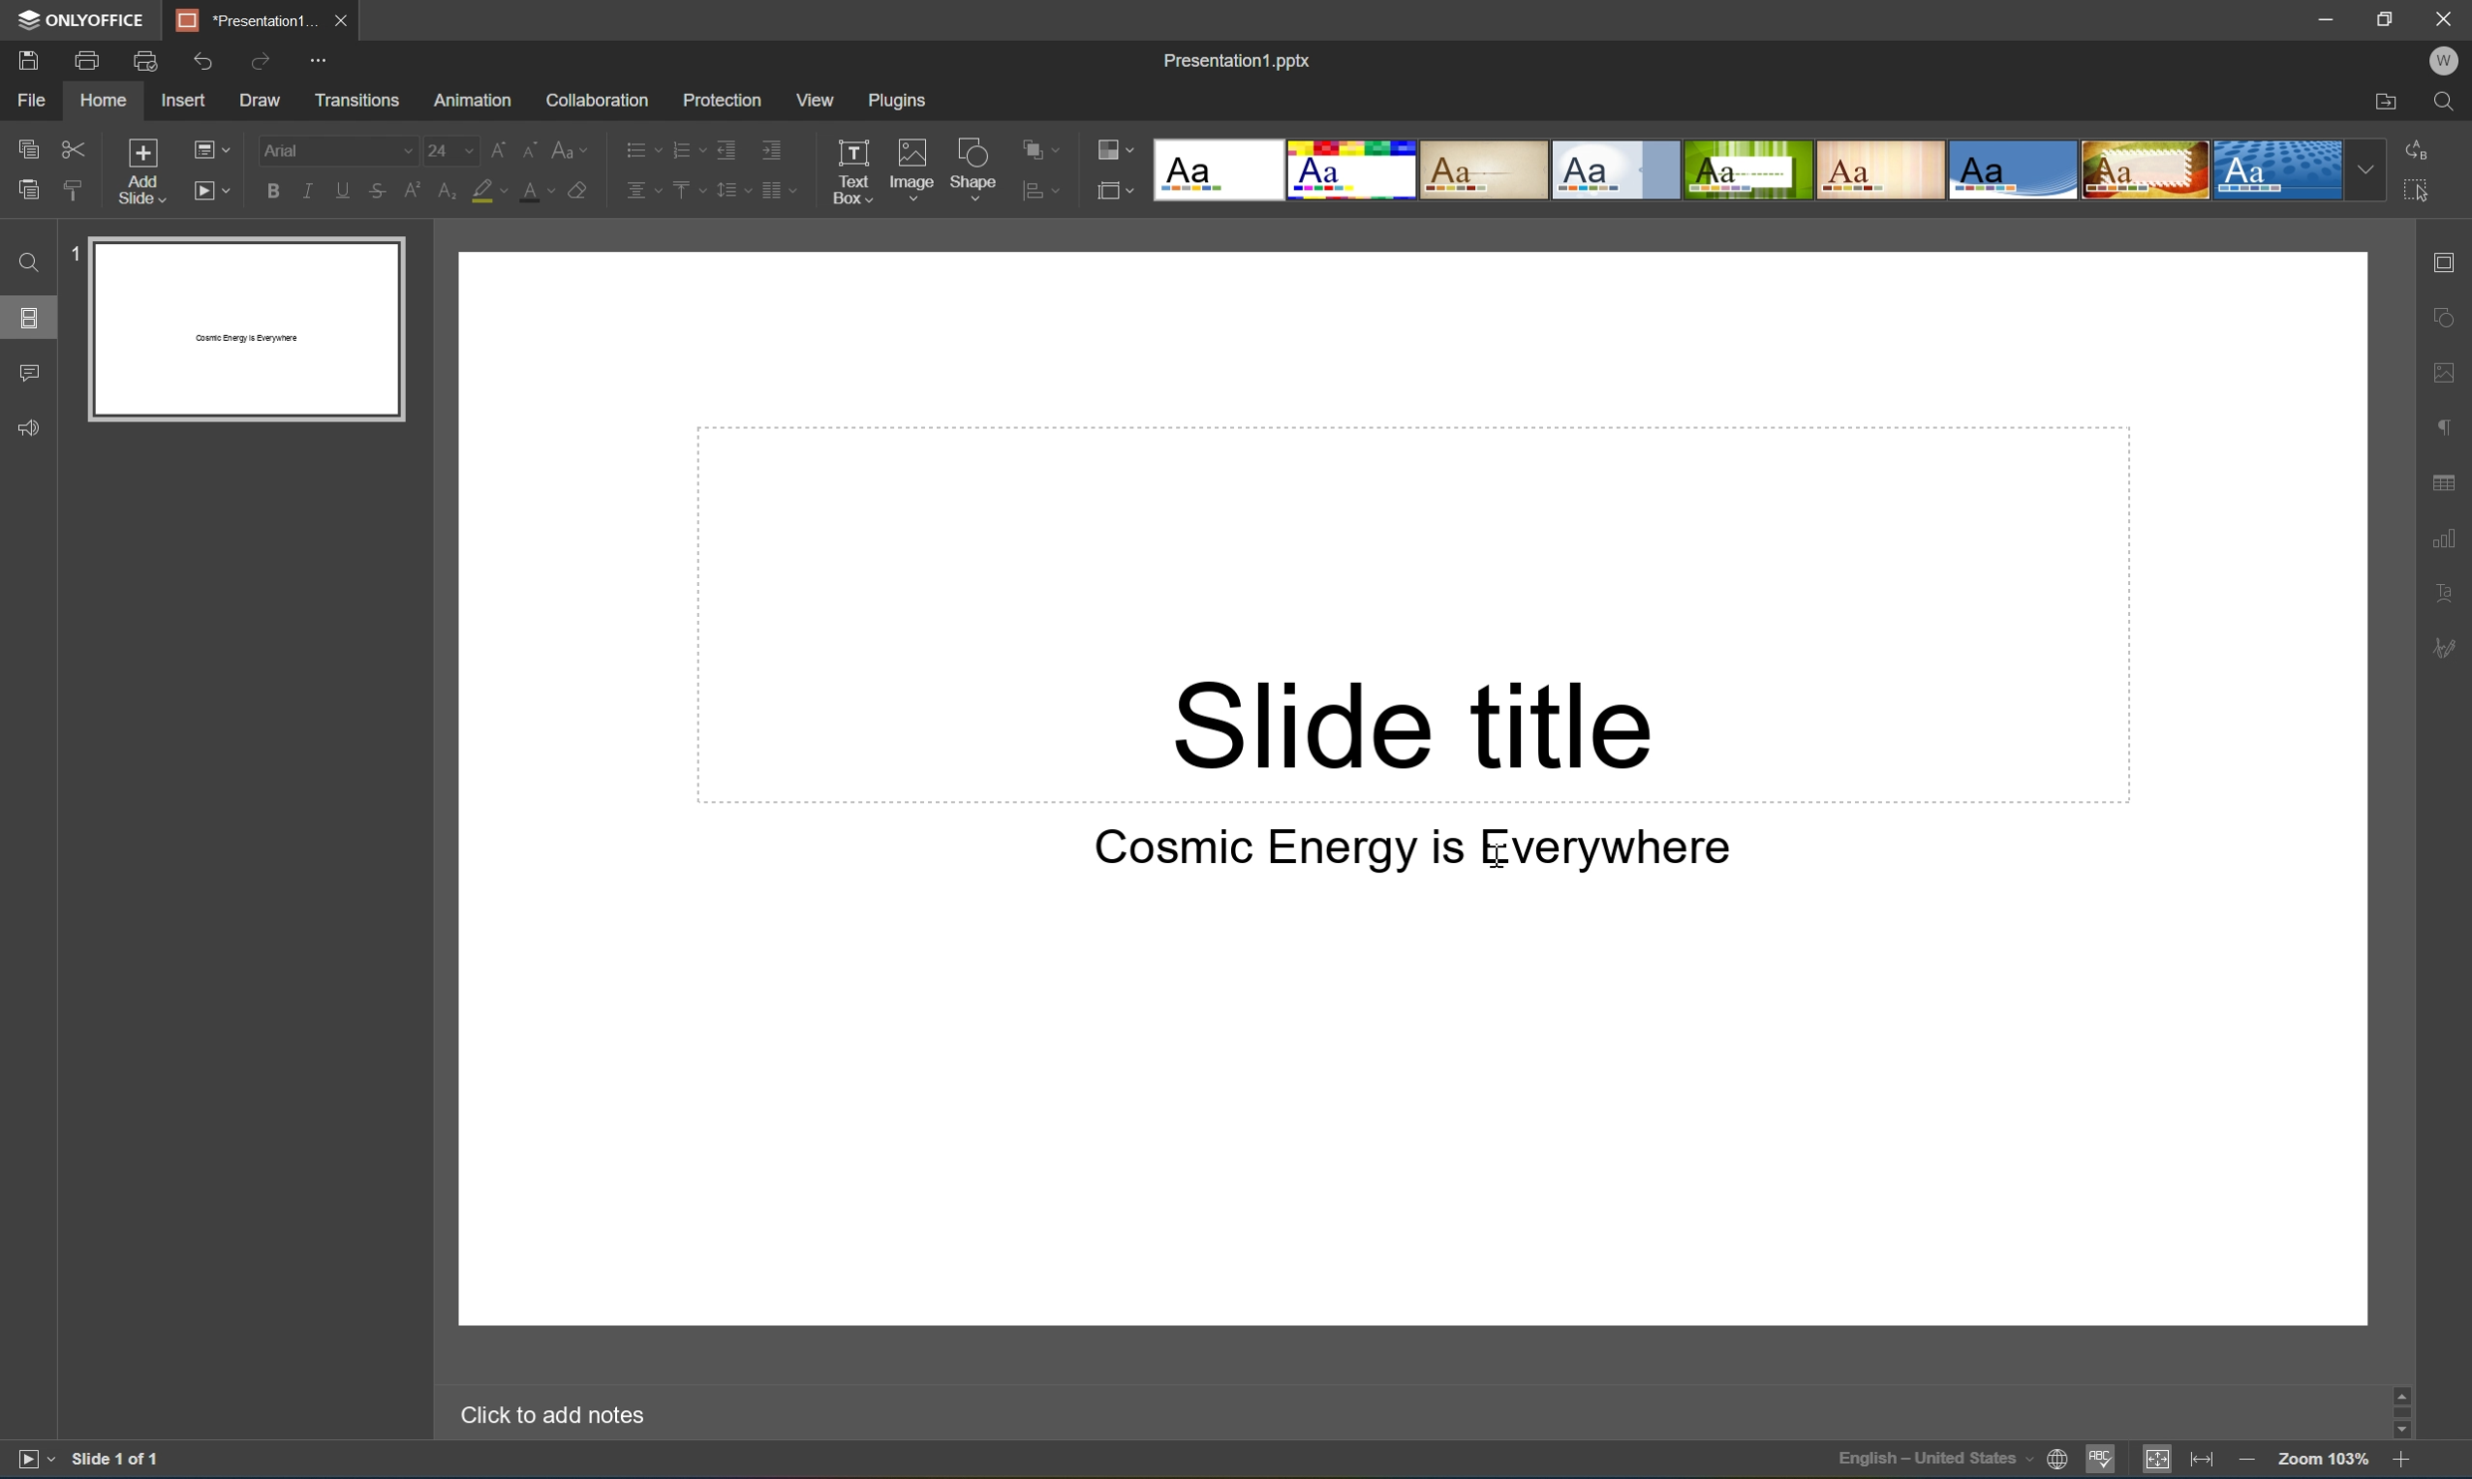 The width and height of the screenshot is (2472, 1479). I want to click on View, so click(816, 103).